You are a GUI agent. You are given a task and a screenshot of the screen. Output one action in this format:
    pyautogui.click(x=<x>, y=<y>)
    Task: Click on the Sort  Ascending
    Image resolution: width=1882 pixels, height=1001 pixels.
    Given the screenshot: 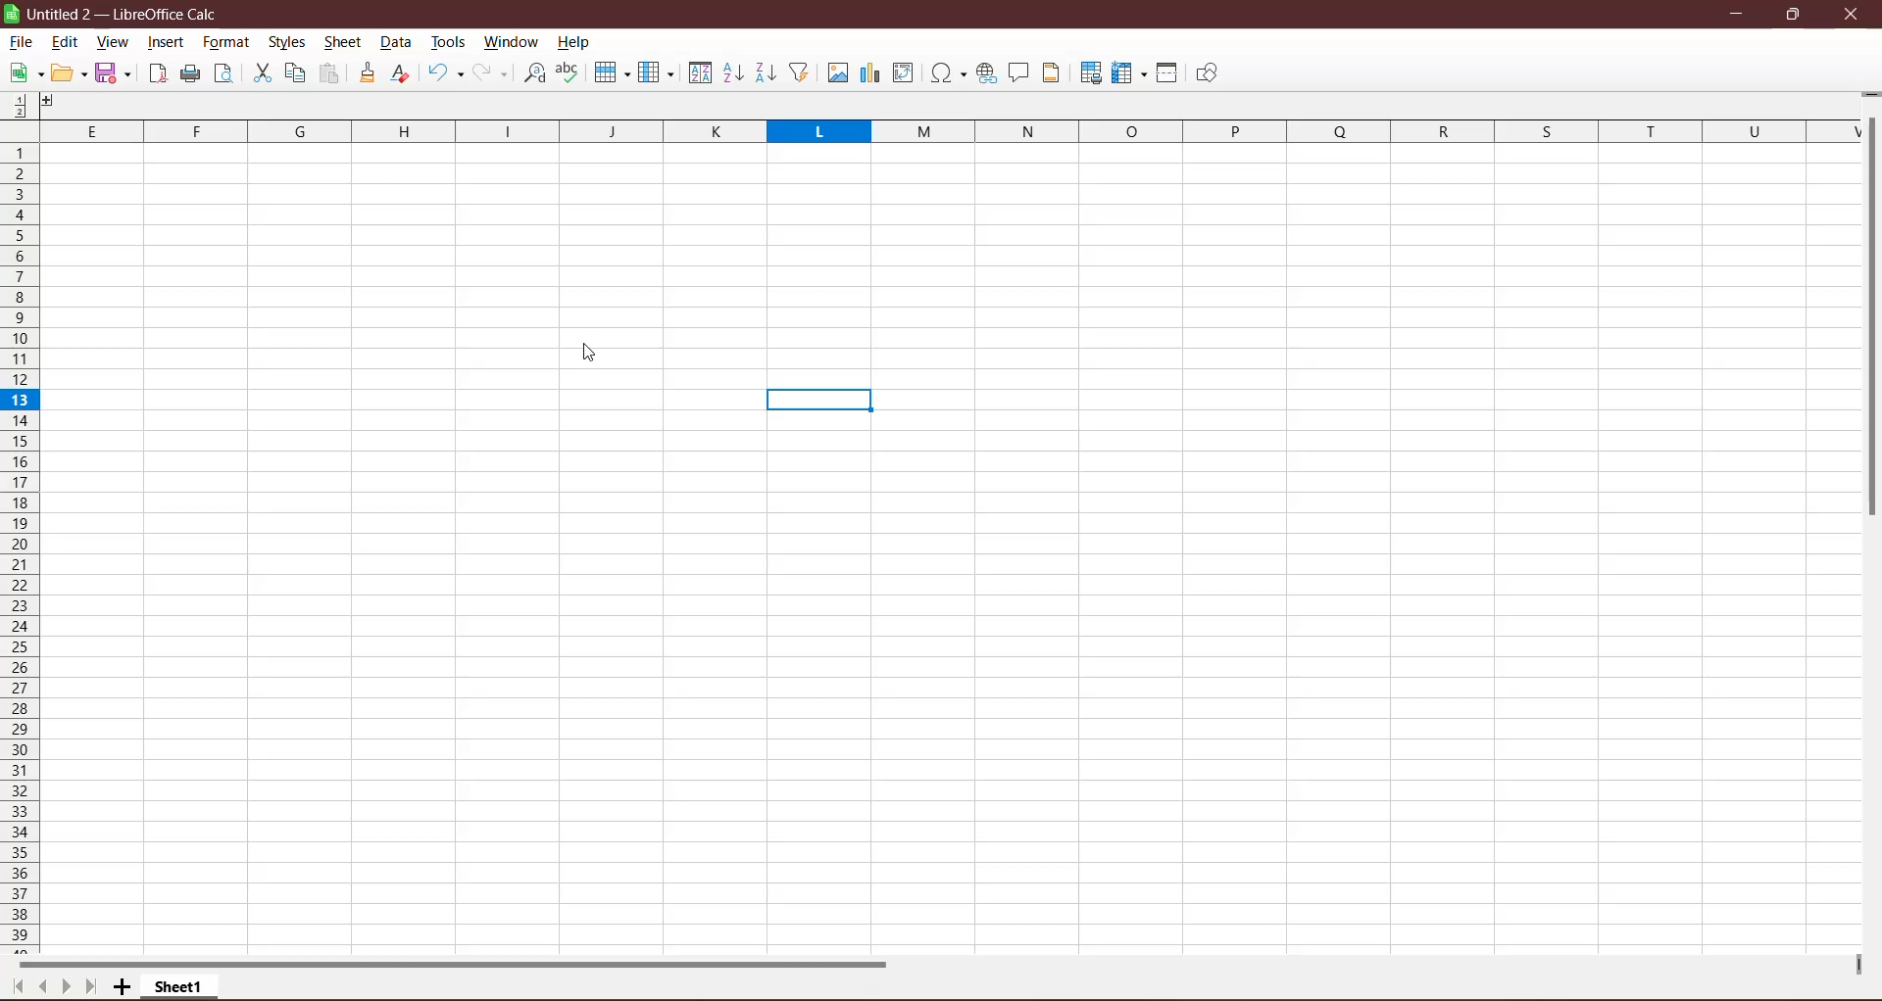 What is the action you would take?
    pyautogui.click(x=732, y=72)
    